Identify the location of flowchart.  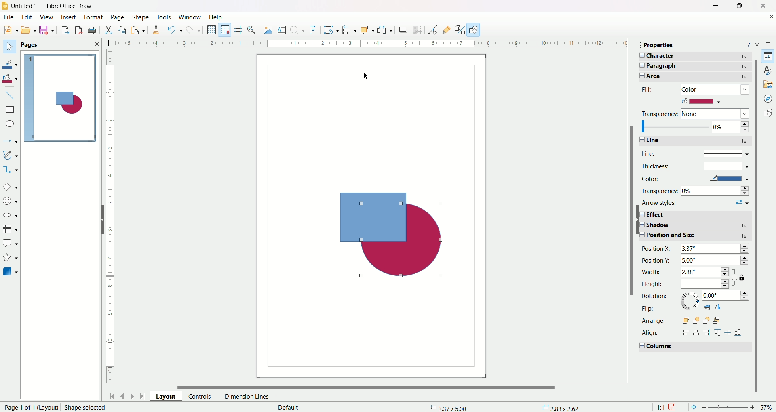
(10, 229).